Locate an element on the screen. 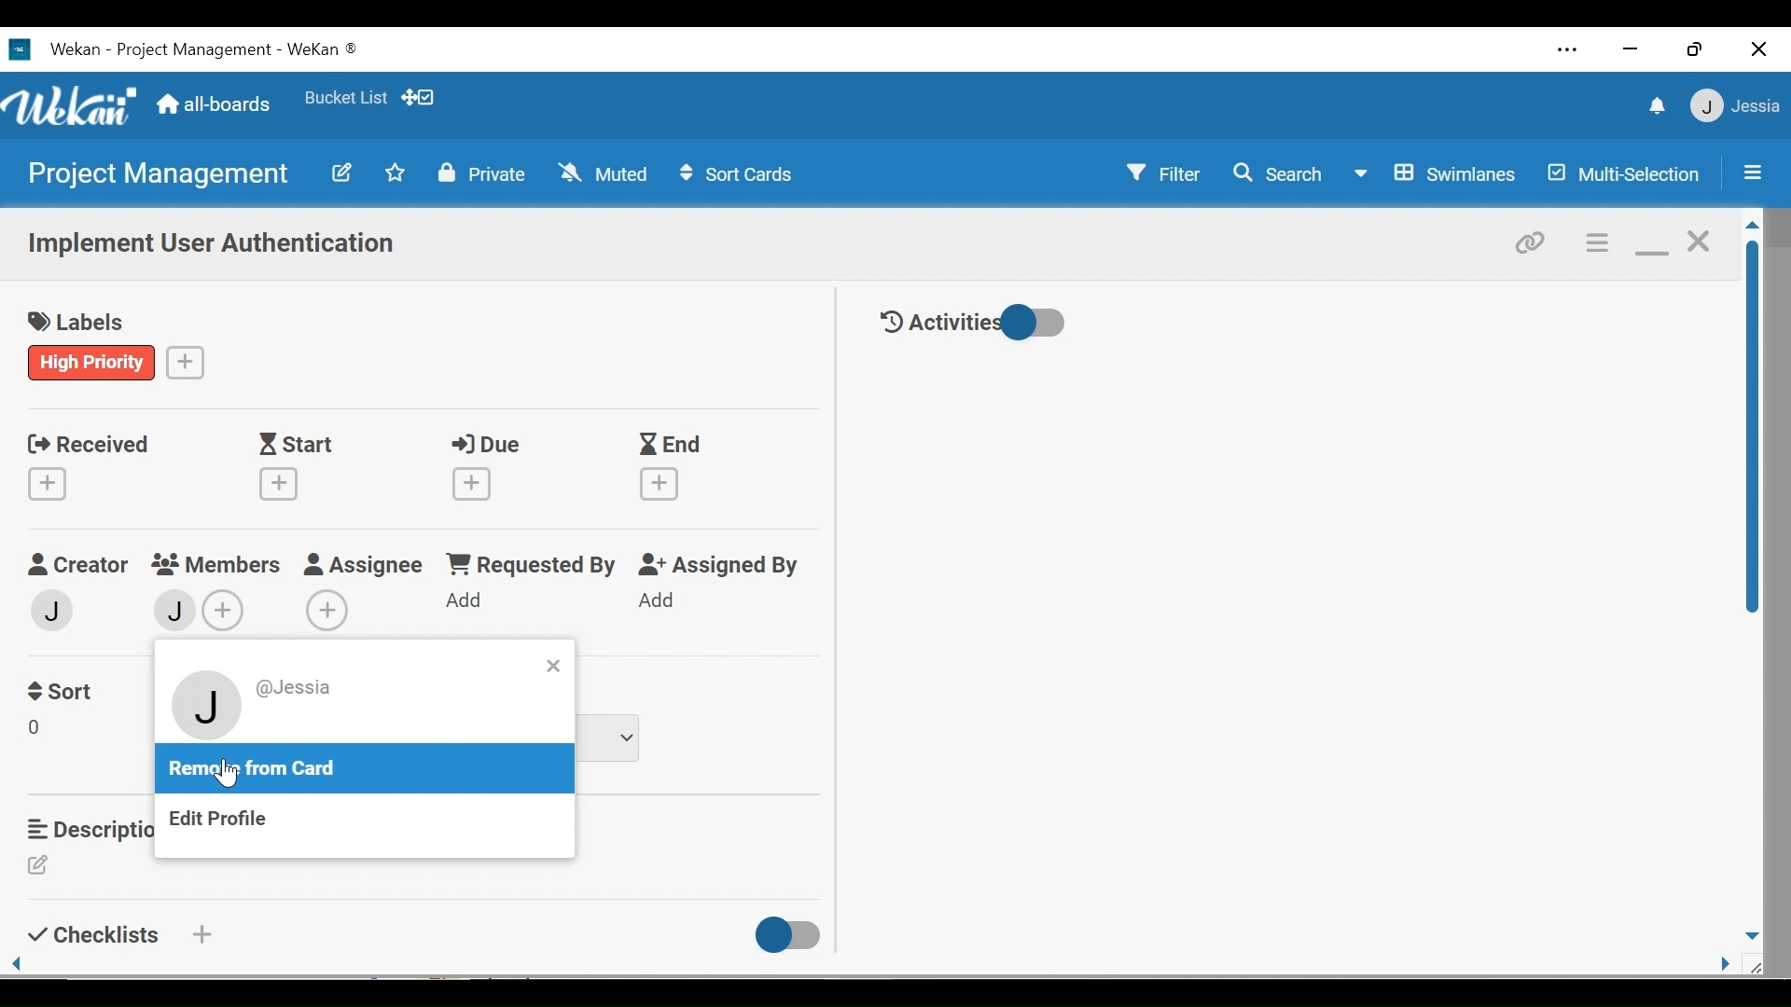  toggle Activities is located at coordinates (979, 322).